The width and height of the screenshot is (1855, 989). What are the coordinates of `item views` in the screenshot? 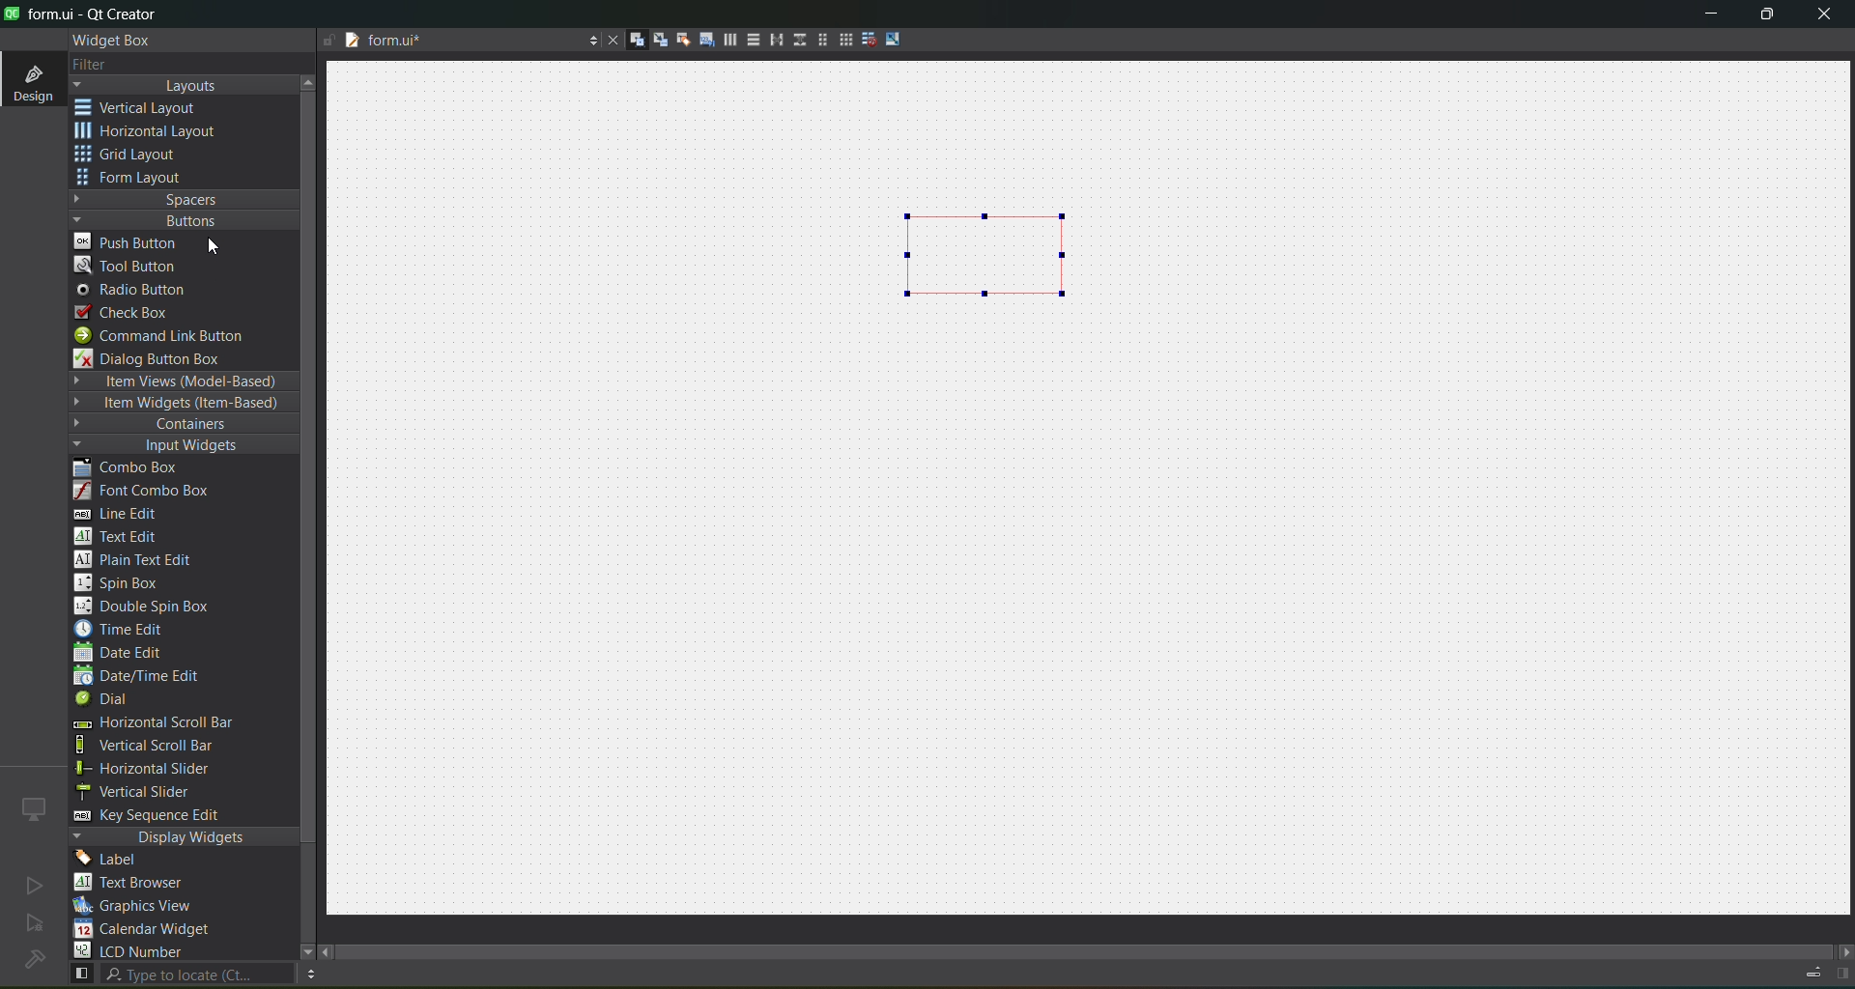 It's located at (182, 382).